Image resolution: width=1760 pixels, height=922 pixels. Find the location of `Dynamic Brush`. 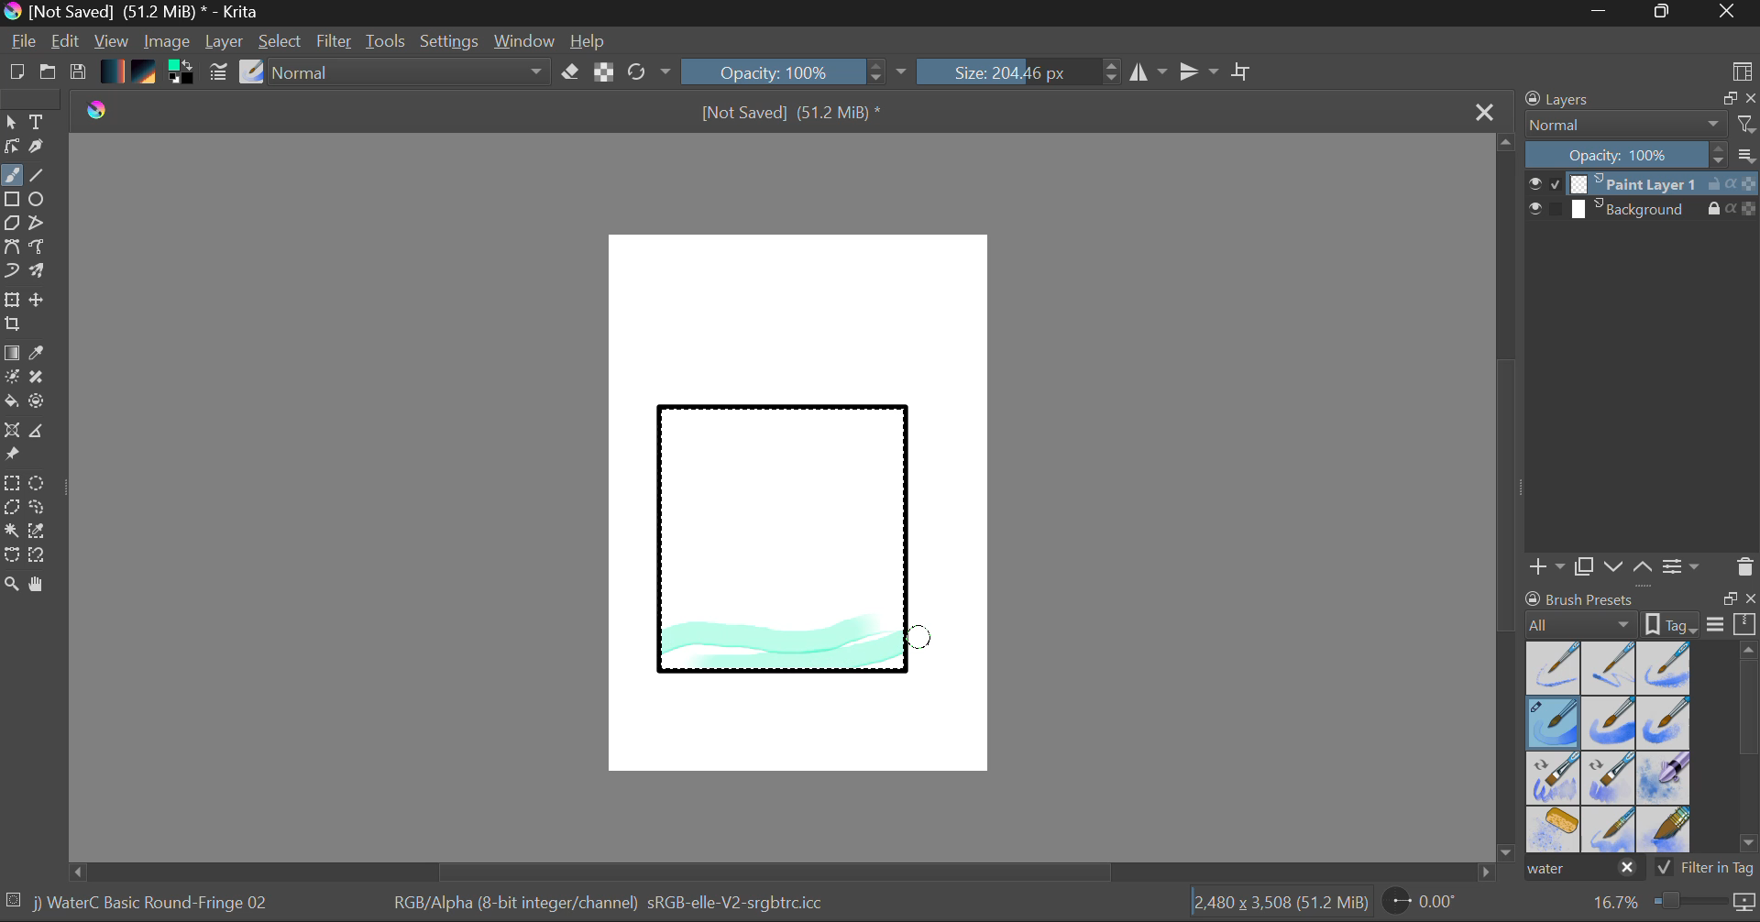

Dynamic Brush is located at coordinates (11, 271).